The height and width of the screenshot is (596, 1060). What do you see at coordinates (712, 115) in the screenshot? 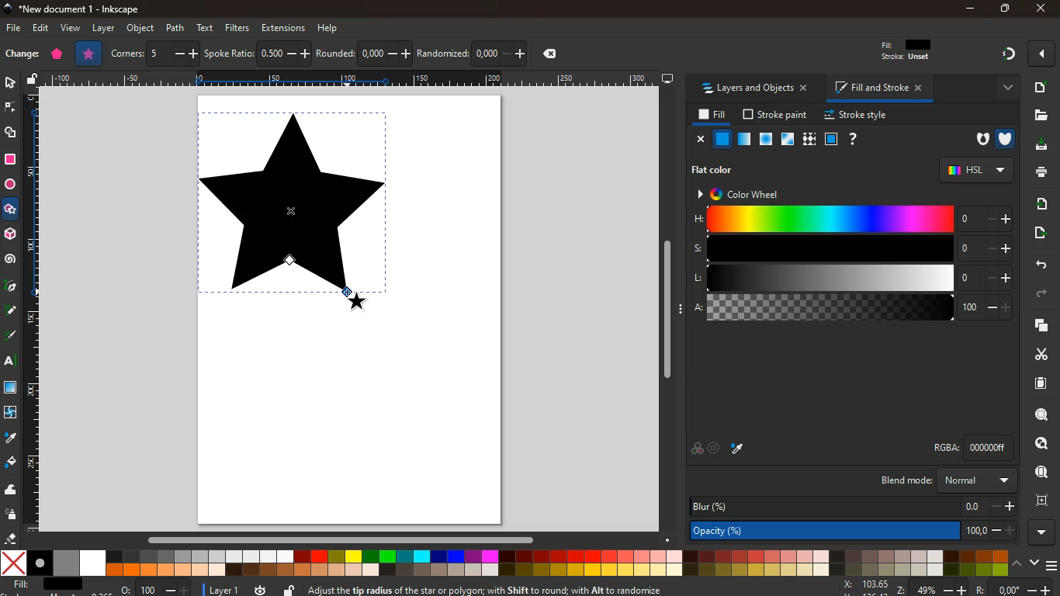
I see `fill` at bounding box center [712, 115].